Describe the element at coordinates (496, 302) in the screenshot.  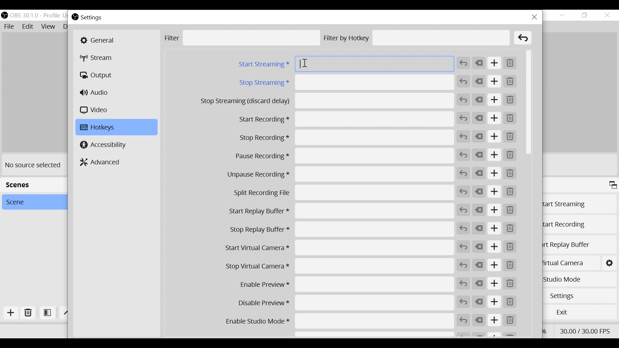
I see `Add` at that location.